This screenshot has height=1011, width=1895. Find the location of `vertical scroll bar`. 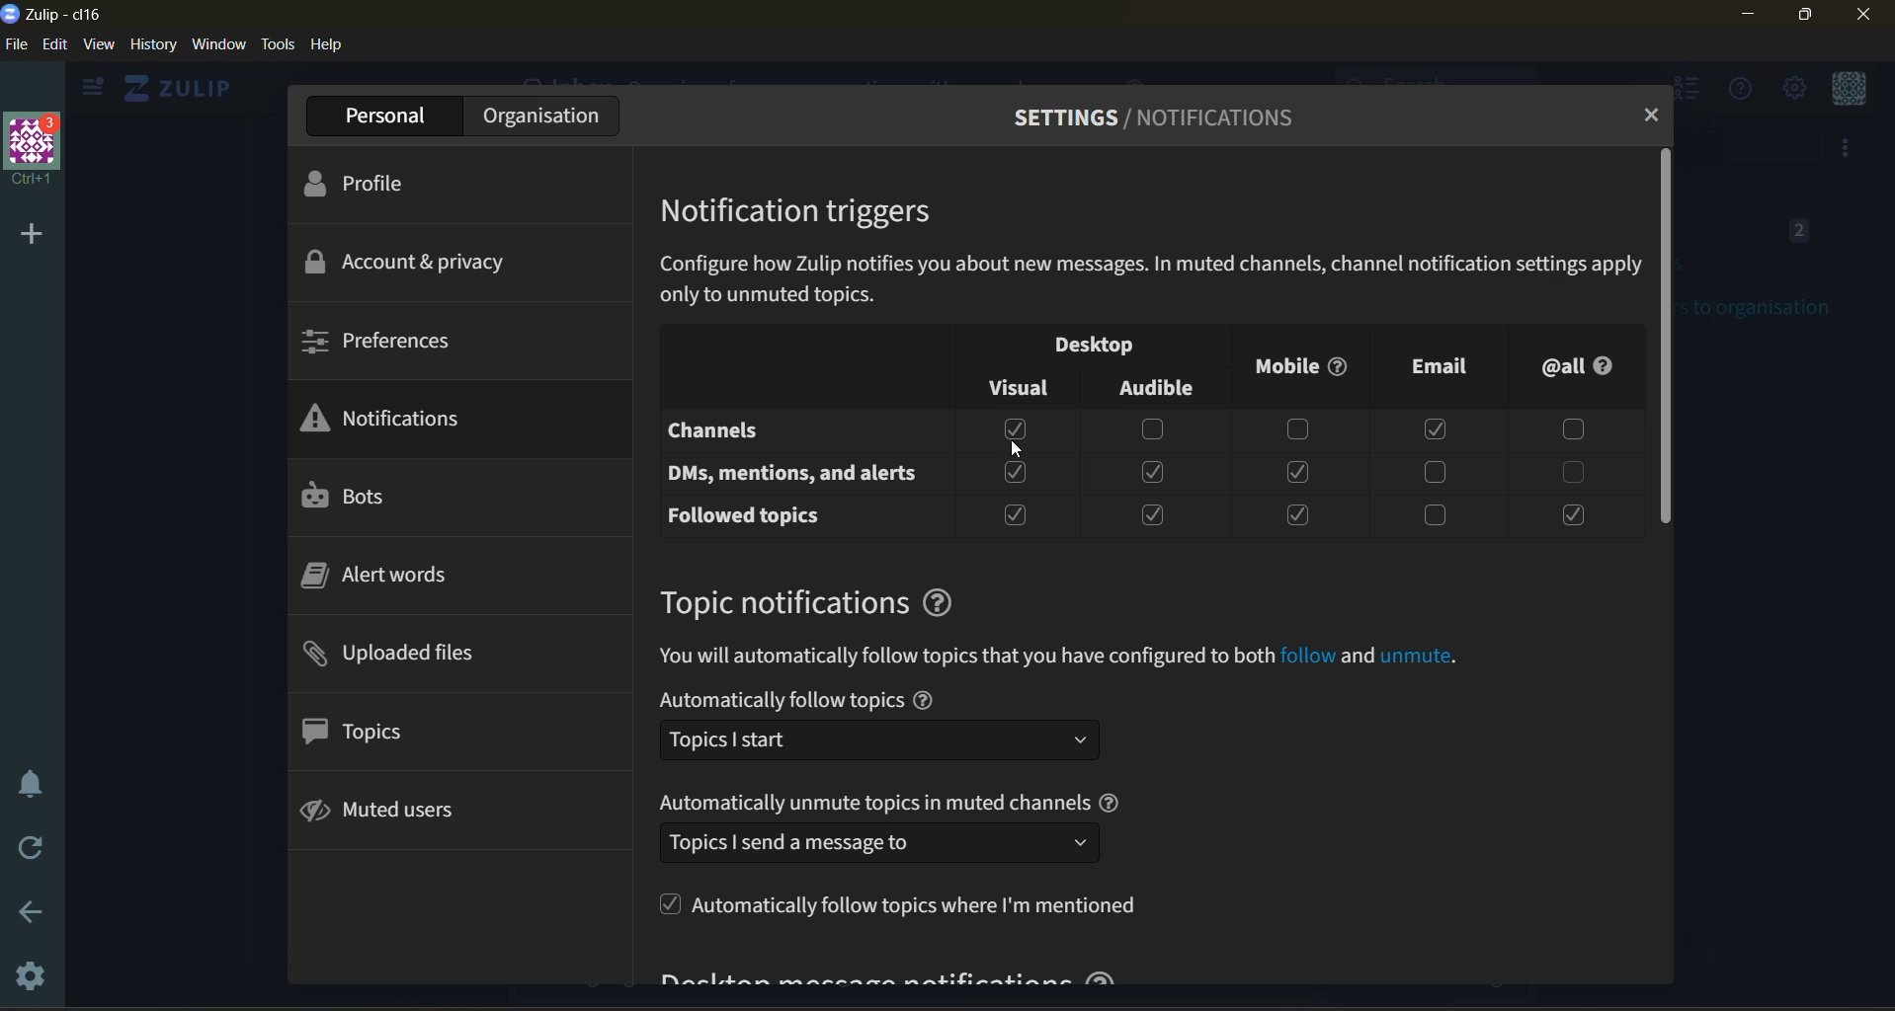

vertical scroll bar is located at coordinates (1668, 335).